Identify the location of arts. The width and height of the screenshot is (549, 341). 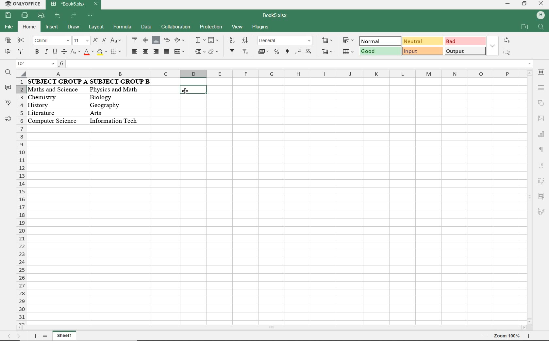
(112, 113).